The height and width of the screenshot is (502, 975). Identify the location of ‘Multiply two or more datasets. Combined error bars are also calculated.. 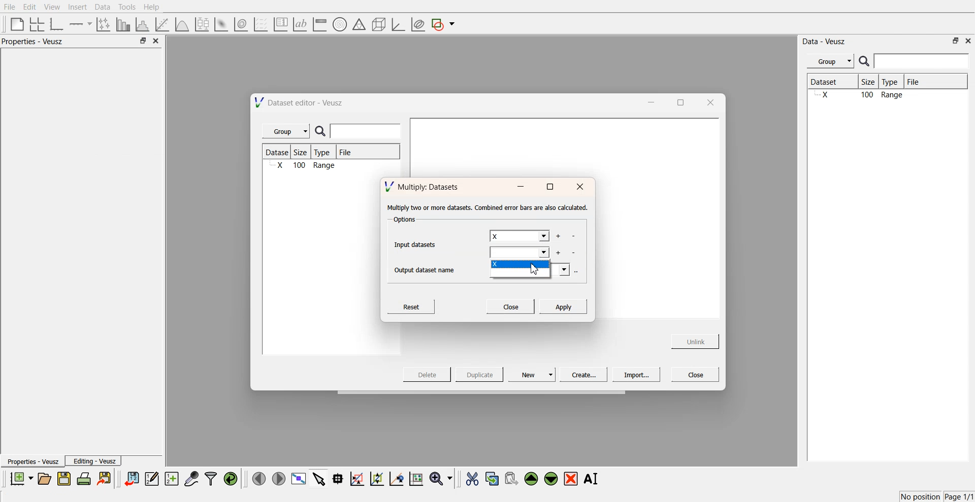
(487, 208).